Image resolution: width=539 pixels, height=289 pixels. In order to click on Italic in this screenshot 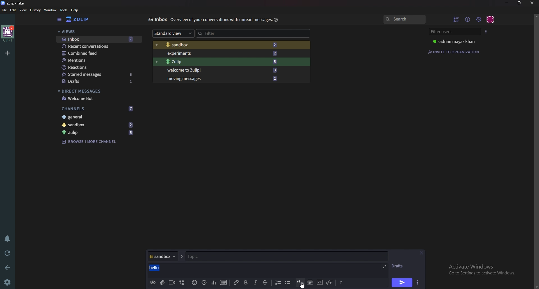, I will do `click(256, 283)`.